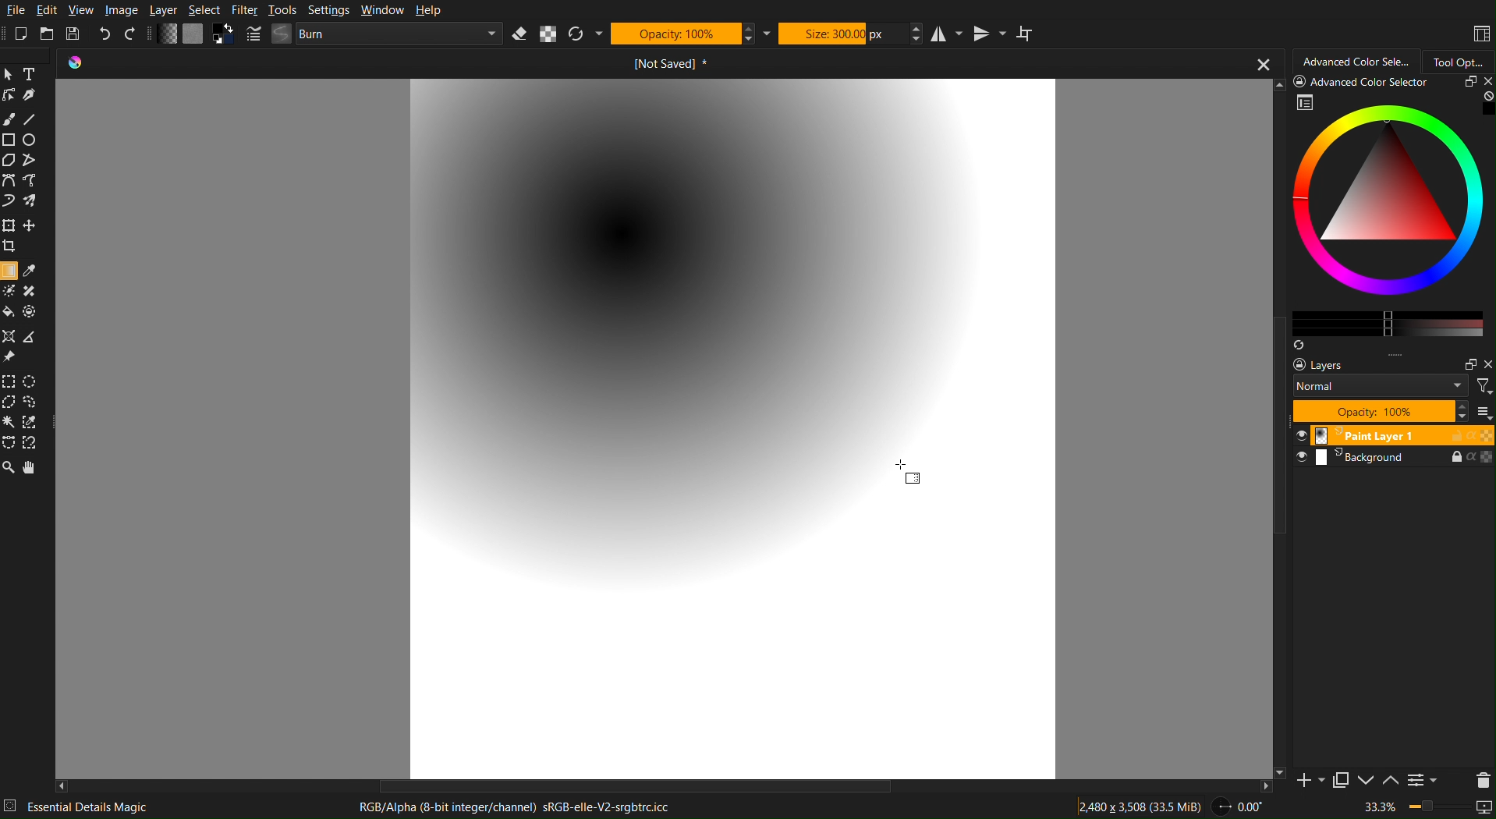  Describe the element at coordinates (1430, 809) in the screenshot. I see `Zoom` at that location.